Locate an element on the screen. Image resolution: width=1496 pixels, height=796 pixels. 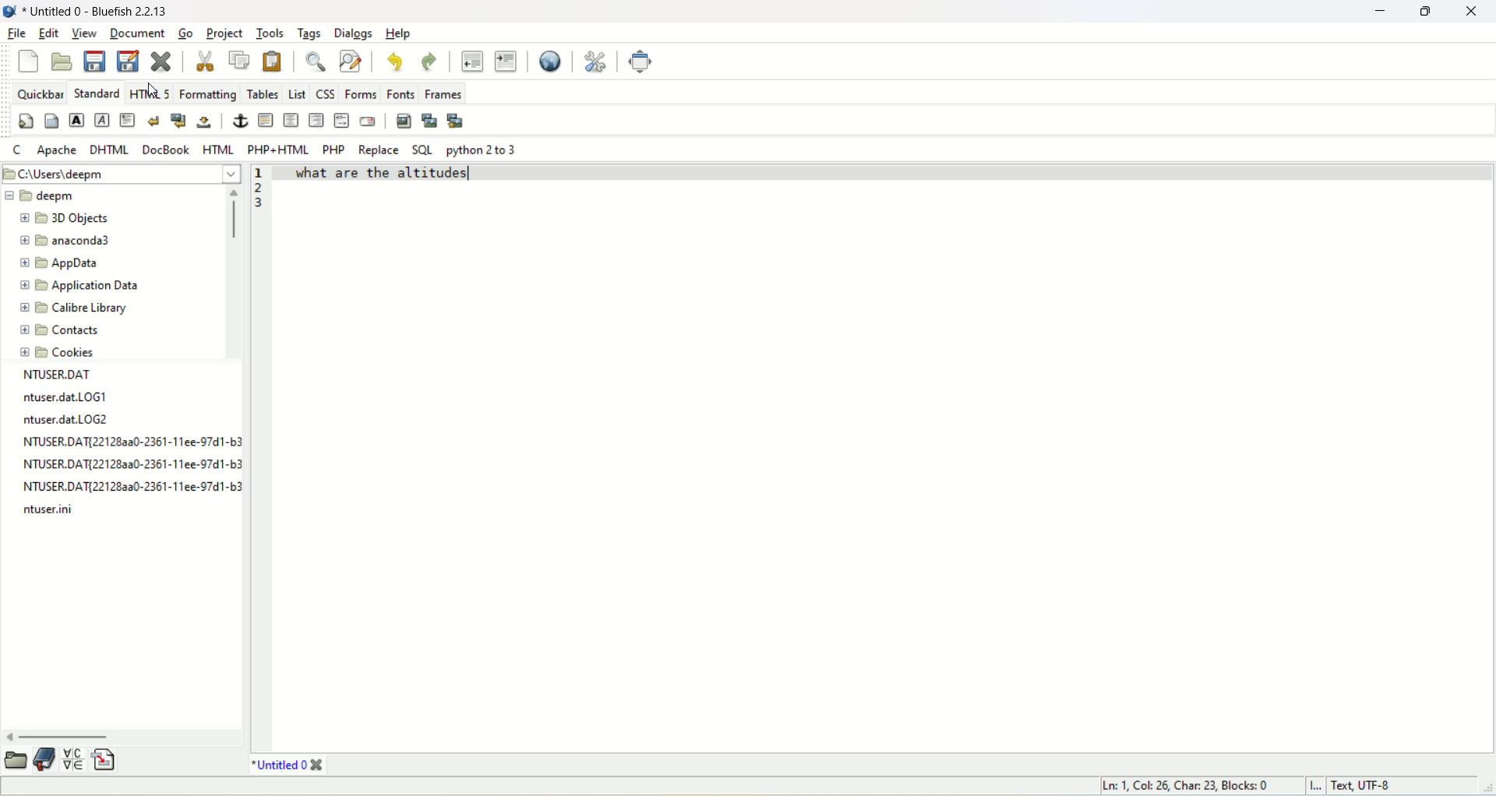
DHTML is located at coordinates (111, 149).